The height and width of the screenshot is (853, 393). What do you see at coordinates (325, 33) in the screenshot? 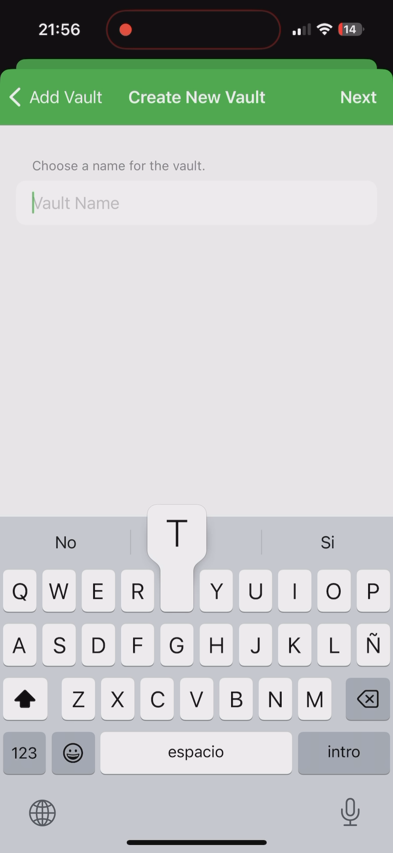
I see `wi-fi` at bounding box center [325, 33].